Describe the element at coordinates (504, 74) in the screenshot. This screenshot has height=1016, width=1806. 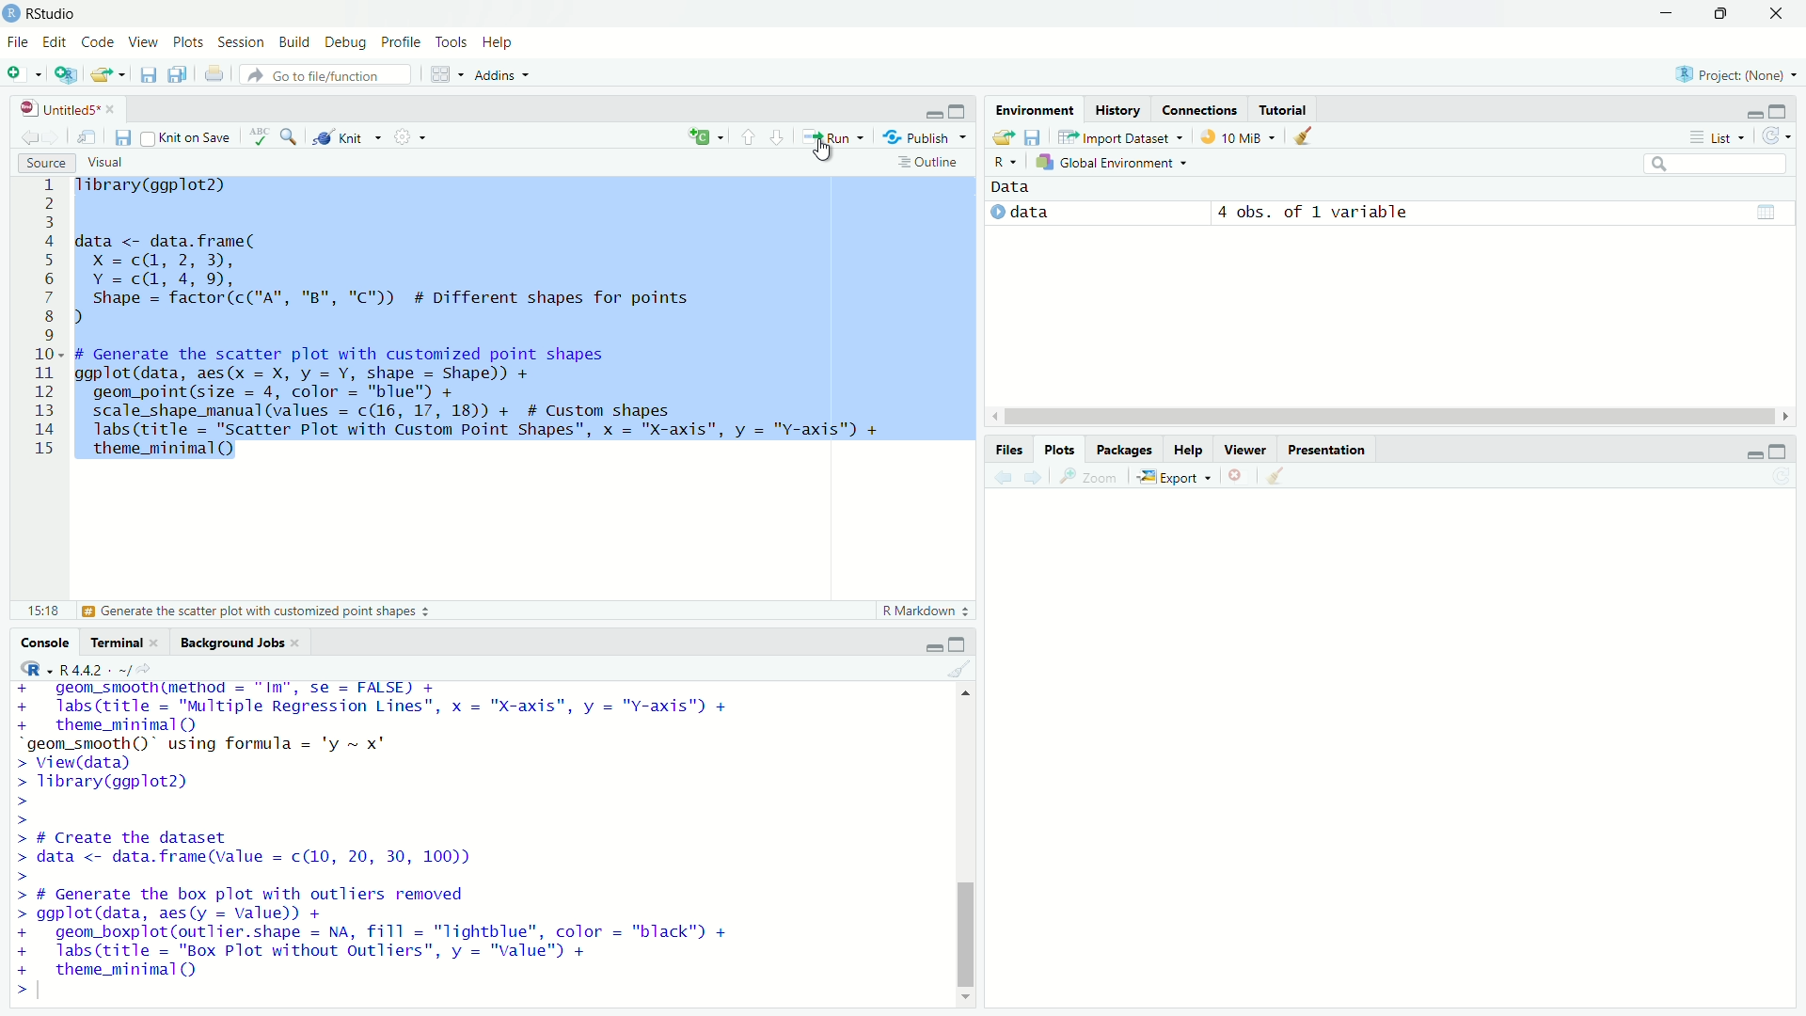
I see `Addins` at that location.